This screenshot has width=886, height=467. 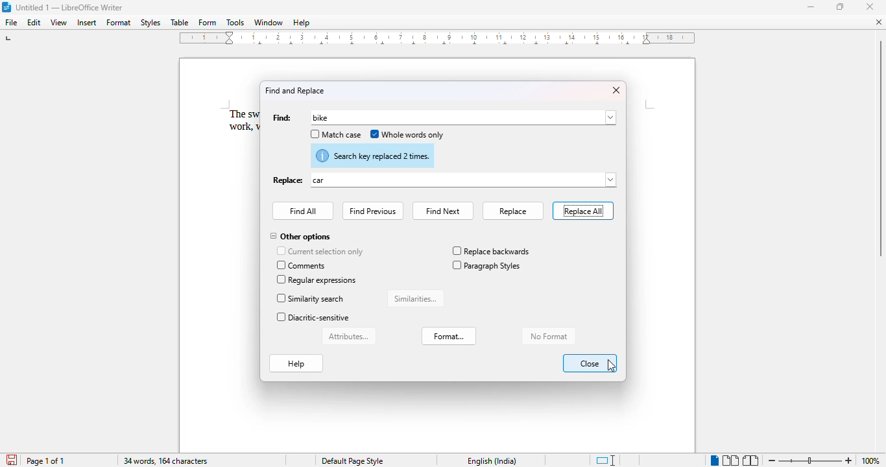 What do you see at coordinates (373, 154) in the screenshot?
I see `search key replaced 2 times` at bounding box center [373, 154].